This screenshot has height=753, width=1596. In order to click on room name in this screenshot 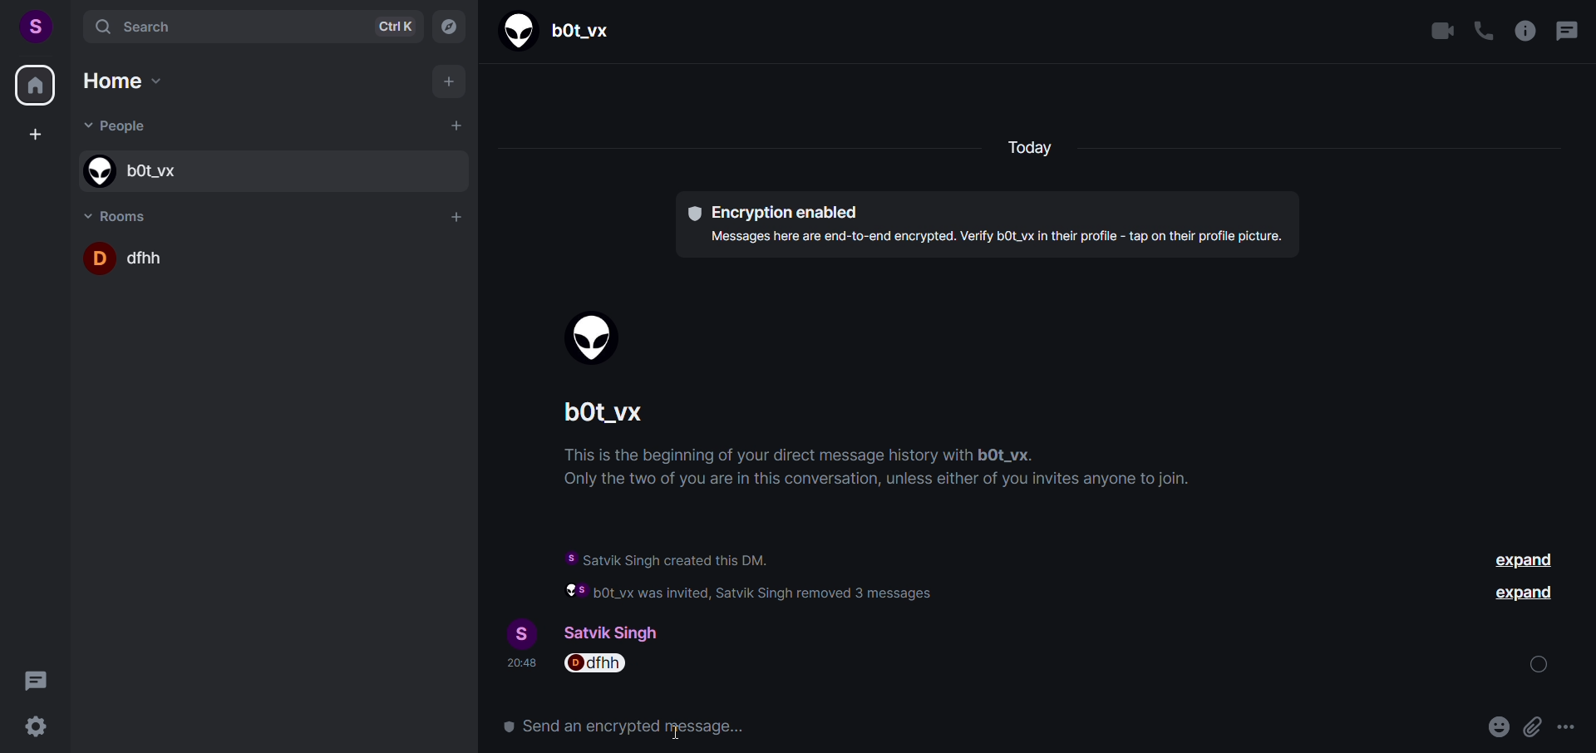, I will do `click(274, 258)`.